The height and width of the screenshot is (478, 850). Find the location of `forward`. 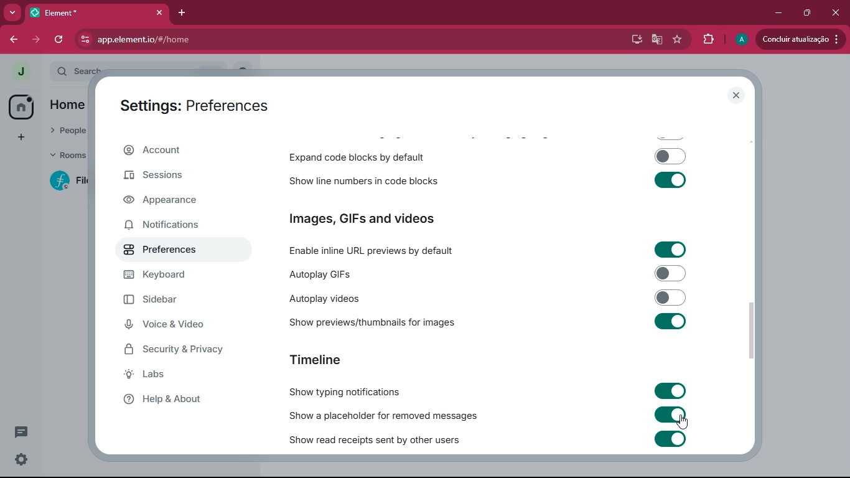

forward is located at coordinates (35, 39).